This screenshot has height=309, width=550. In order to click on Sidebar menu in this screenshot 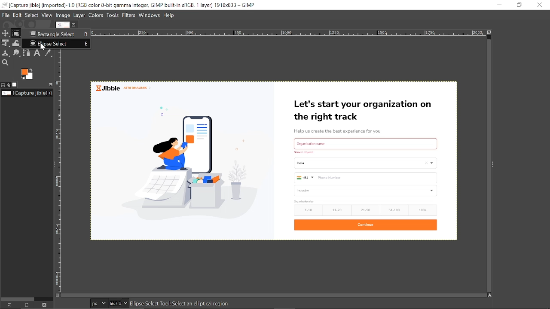, I will do `click(497, 166)`.